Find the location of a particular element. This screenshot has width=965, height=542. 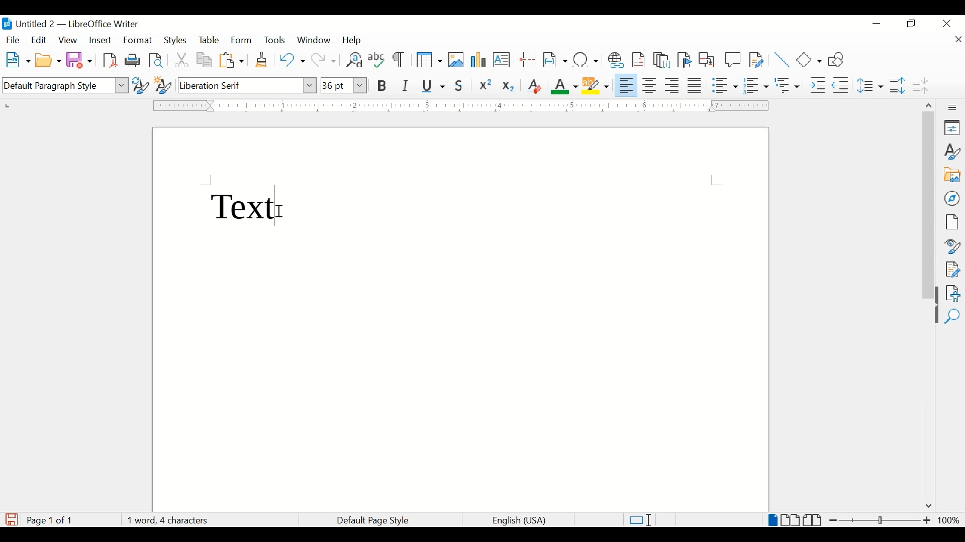

toggle print preview is located at coordinates (157, 60).